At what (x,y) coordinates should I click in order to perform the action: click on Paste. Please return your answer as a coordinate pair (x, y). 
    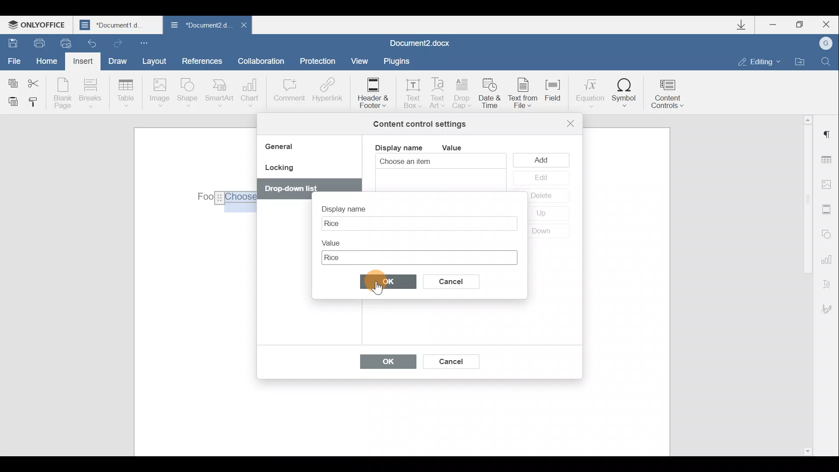
    Looking at the image, I should click on (10, 101).